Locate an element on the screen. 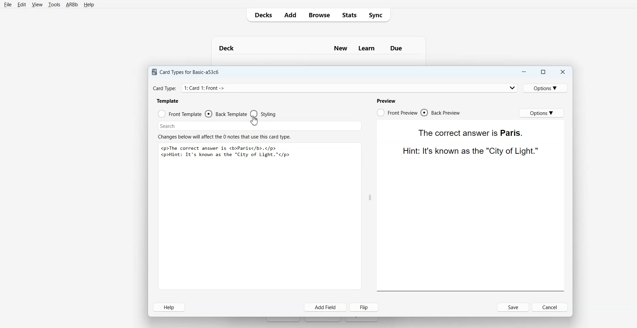  Cursor is located at coordinates (256, 120).